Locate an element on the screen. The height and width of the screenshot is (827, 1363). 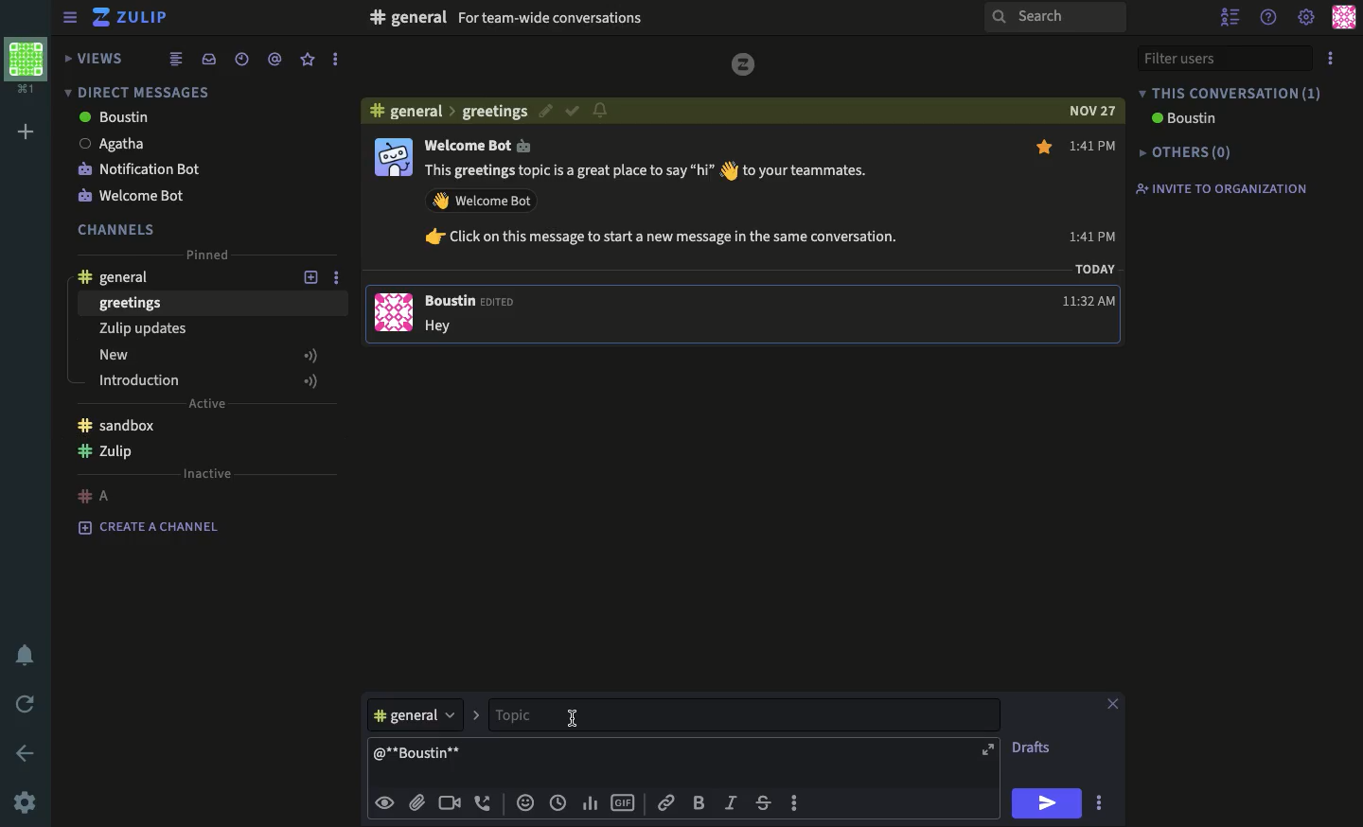
edit is located at coordinates (542, 111).